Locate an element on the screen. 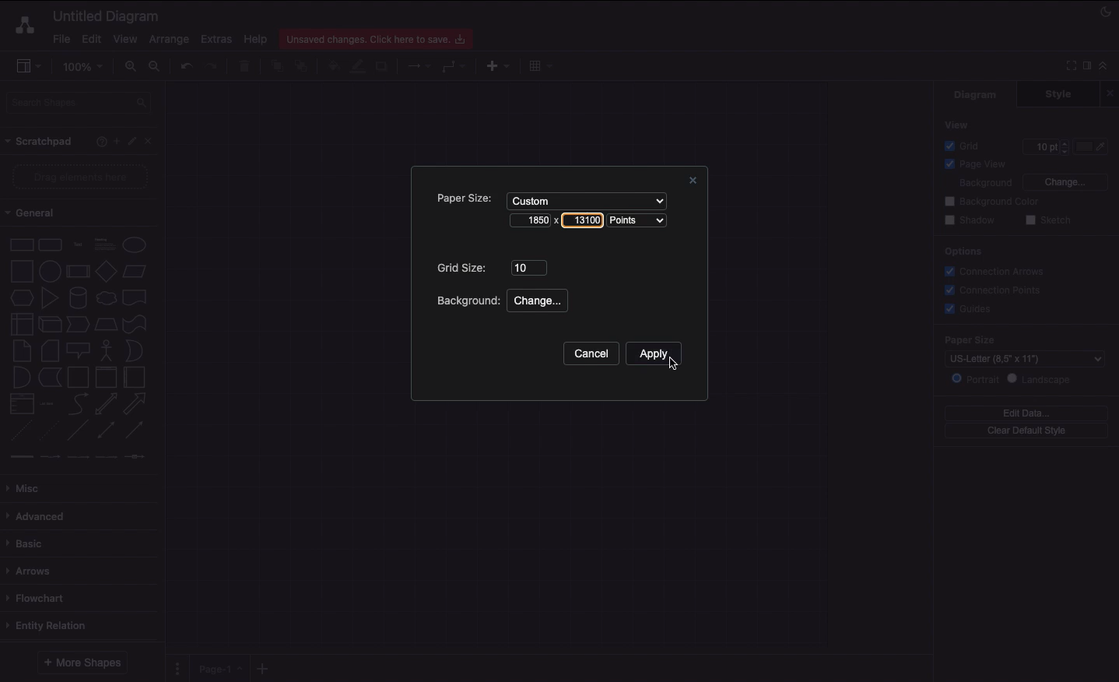 This screenshot has height=682, width=1119. 1850 is located at coordinates (531, 220).